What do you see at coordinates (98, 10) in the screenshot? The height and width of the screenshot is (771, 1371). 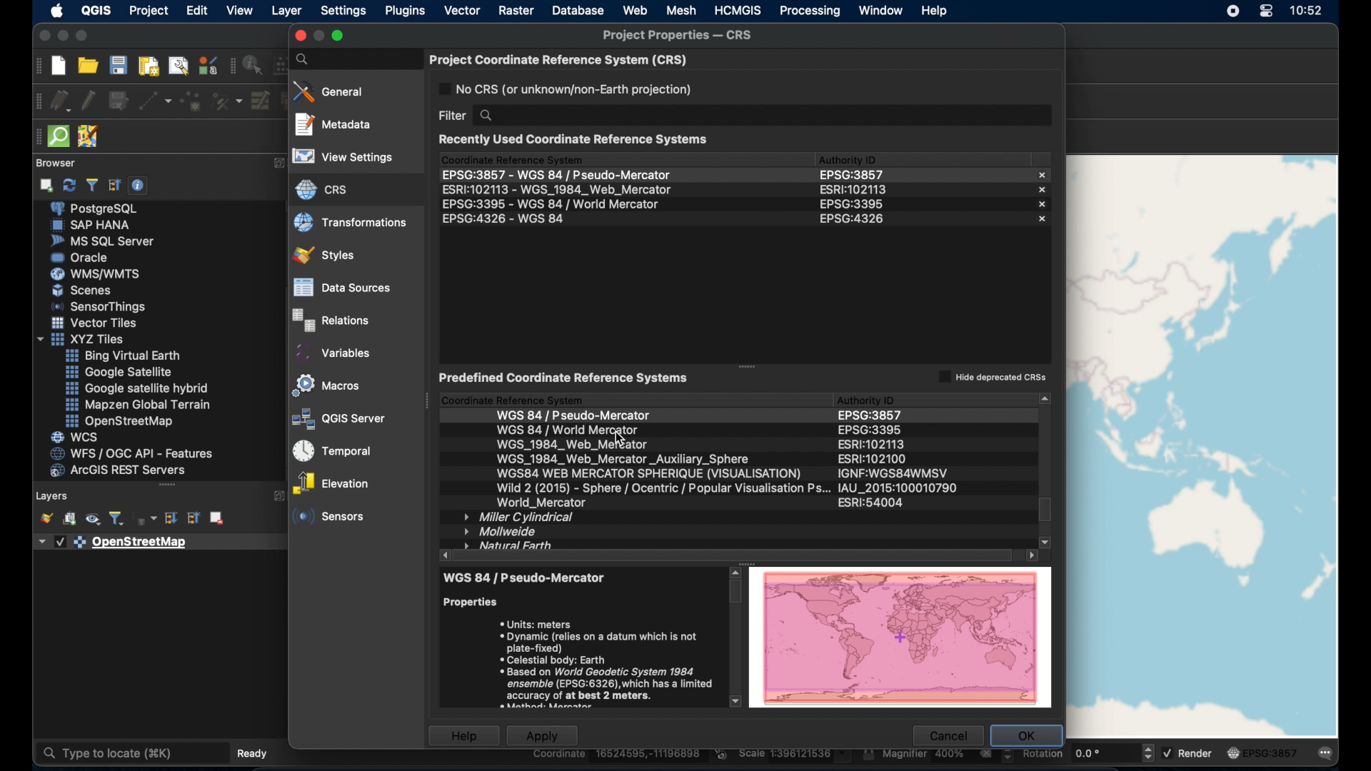 I see `QGIS` at bounding box center [98, 10].